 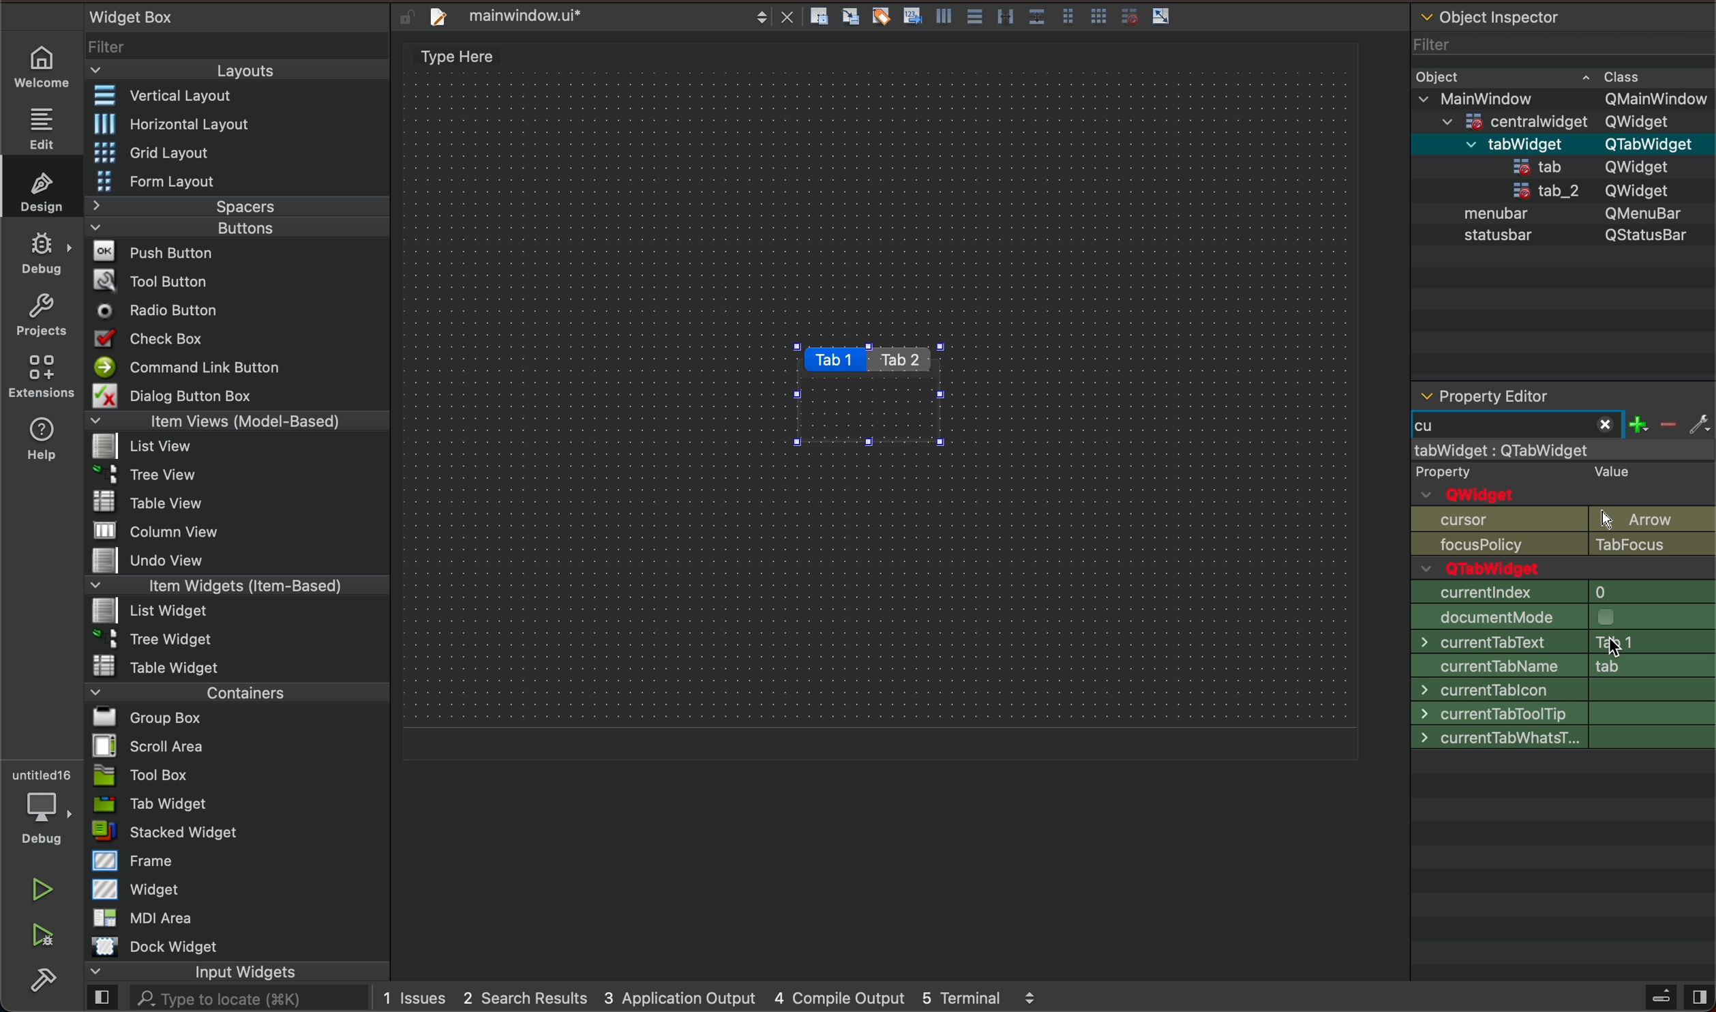 What do you see at coordinates (1522, 428) in the screenshot?
I see `start typing` at bounding box center [1522, 428].